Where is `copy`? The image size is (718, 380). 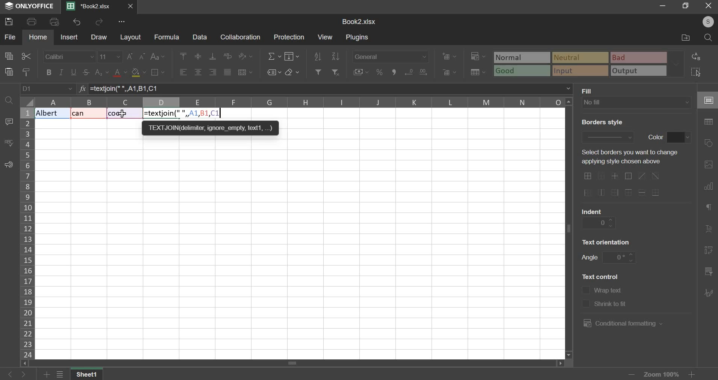 copy is located at coordinates (9, 56).